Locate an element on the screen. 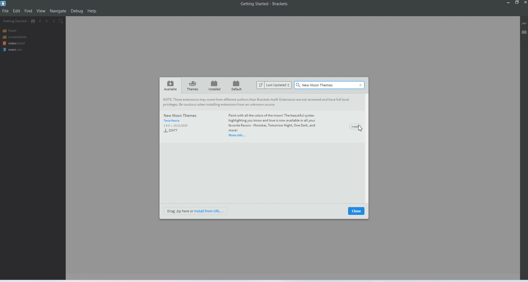 This screenshot has width=528, height=282. New Moon Themes
Tora Racin

100 13/32015
Lem is located at coordinates (180, 123).